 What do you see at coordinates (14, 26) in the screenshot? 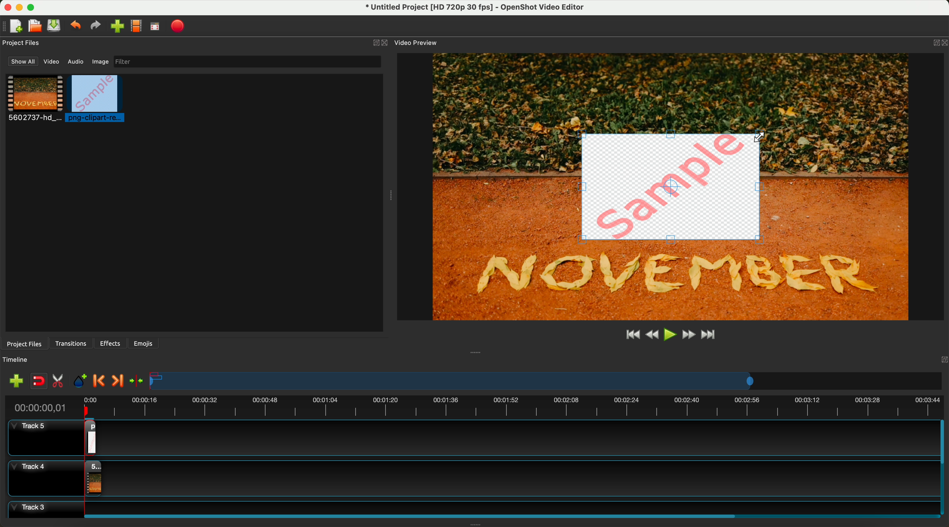
I see `new file` at bounding box center [14, 26].